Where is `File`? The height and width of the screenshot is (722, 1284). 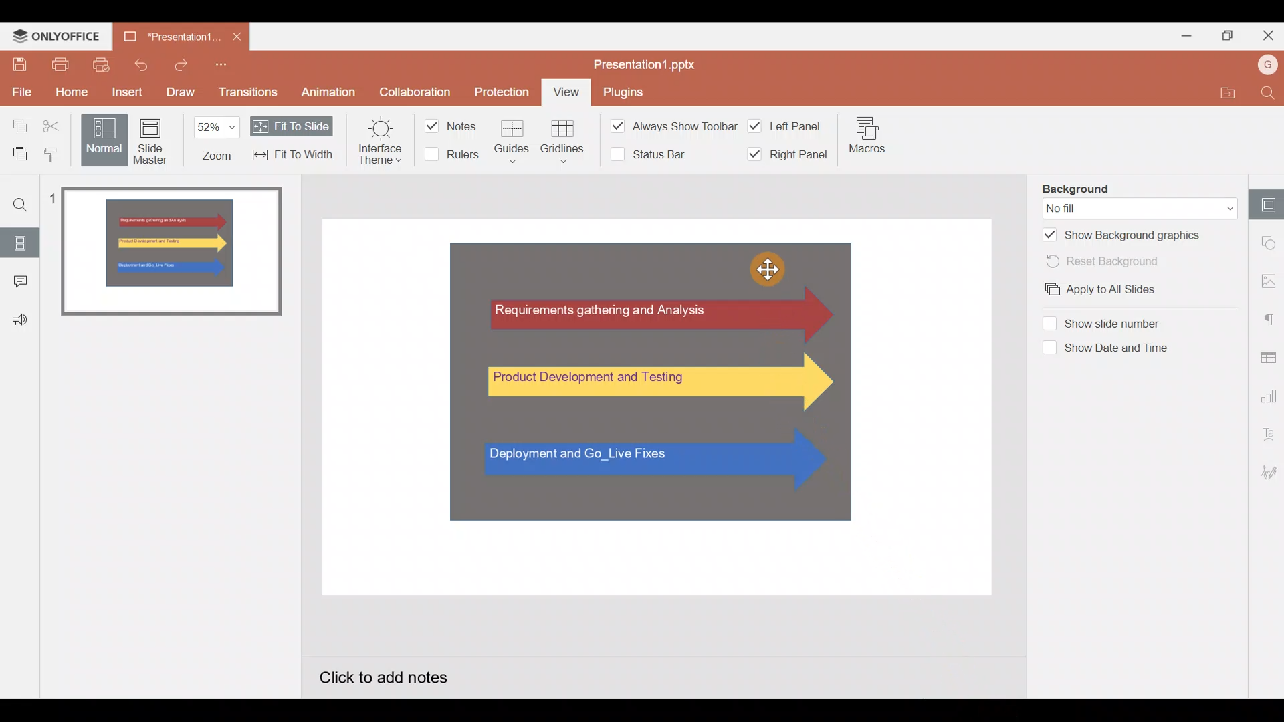 File is located at coordinates (20, 90).